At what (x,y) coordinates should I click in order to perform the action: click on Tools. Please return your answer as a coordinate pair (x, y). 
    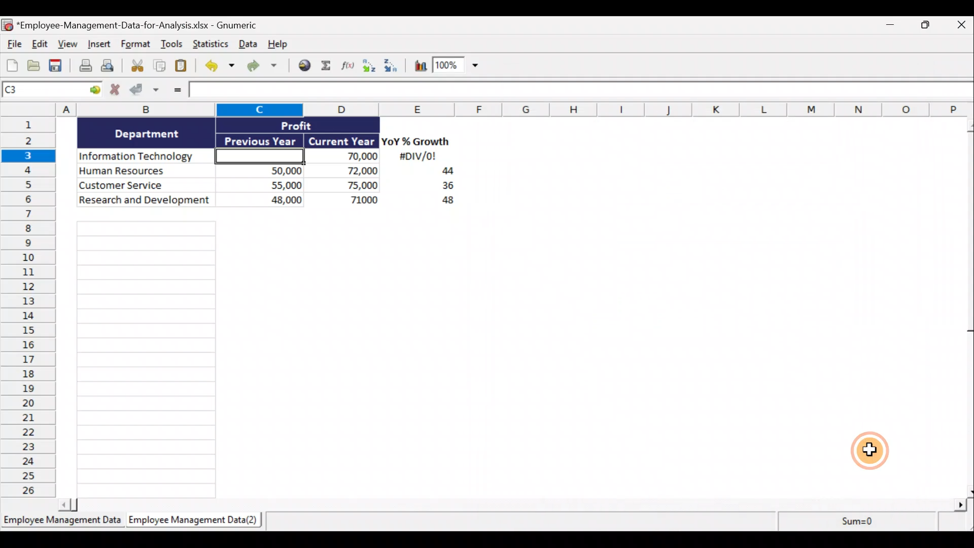
    Looking at the image, I should click on (172, 45).